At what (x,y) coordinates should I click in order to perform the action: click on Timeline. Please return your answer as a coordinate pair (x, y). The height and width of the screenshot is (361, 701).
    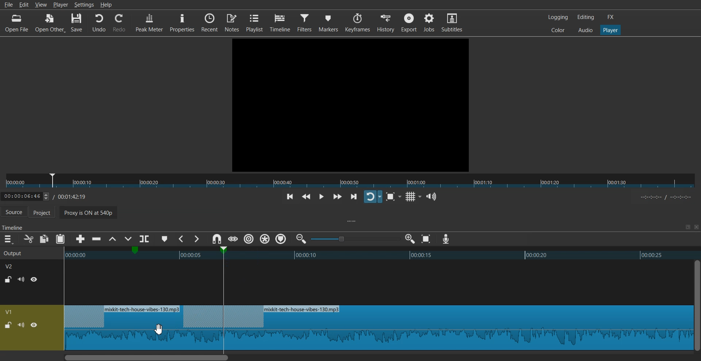
    Looking at the image, I should click on (50, 195).